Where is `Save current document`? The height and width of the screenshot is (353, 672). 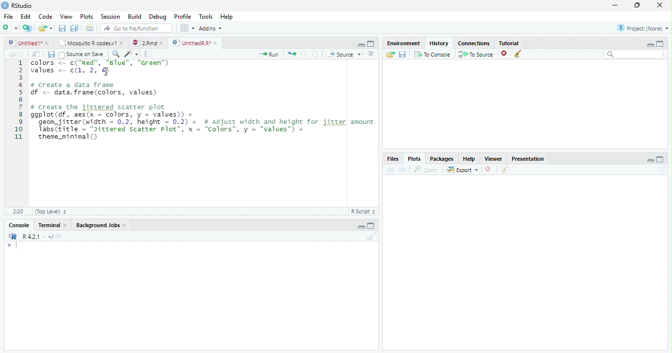
Save current document is located at coordinates (62, 28).